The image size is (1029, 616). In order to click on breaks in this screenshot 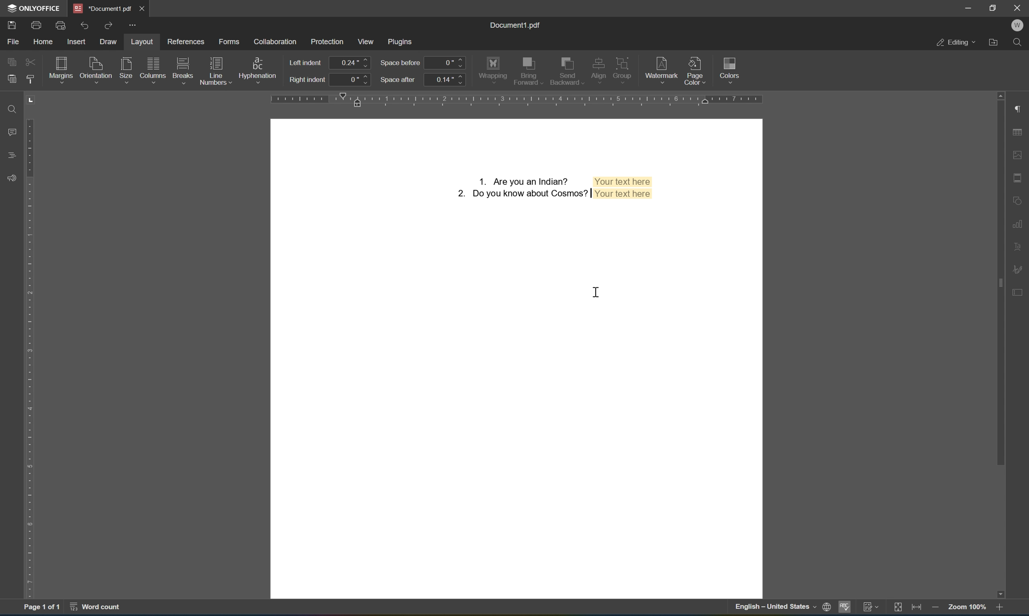, I will do `click(183, 70)`.